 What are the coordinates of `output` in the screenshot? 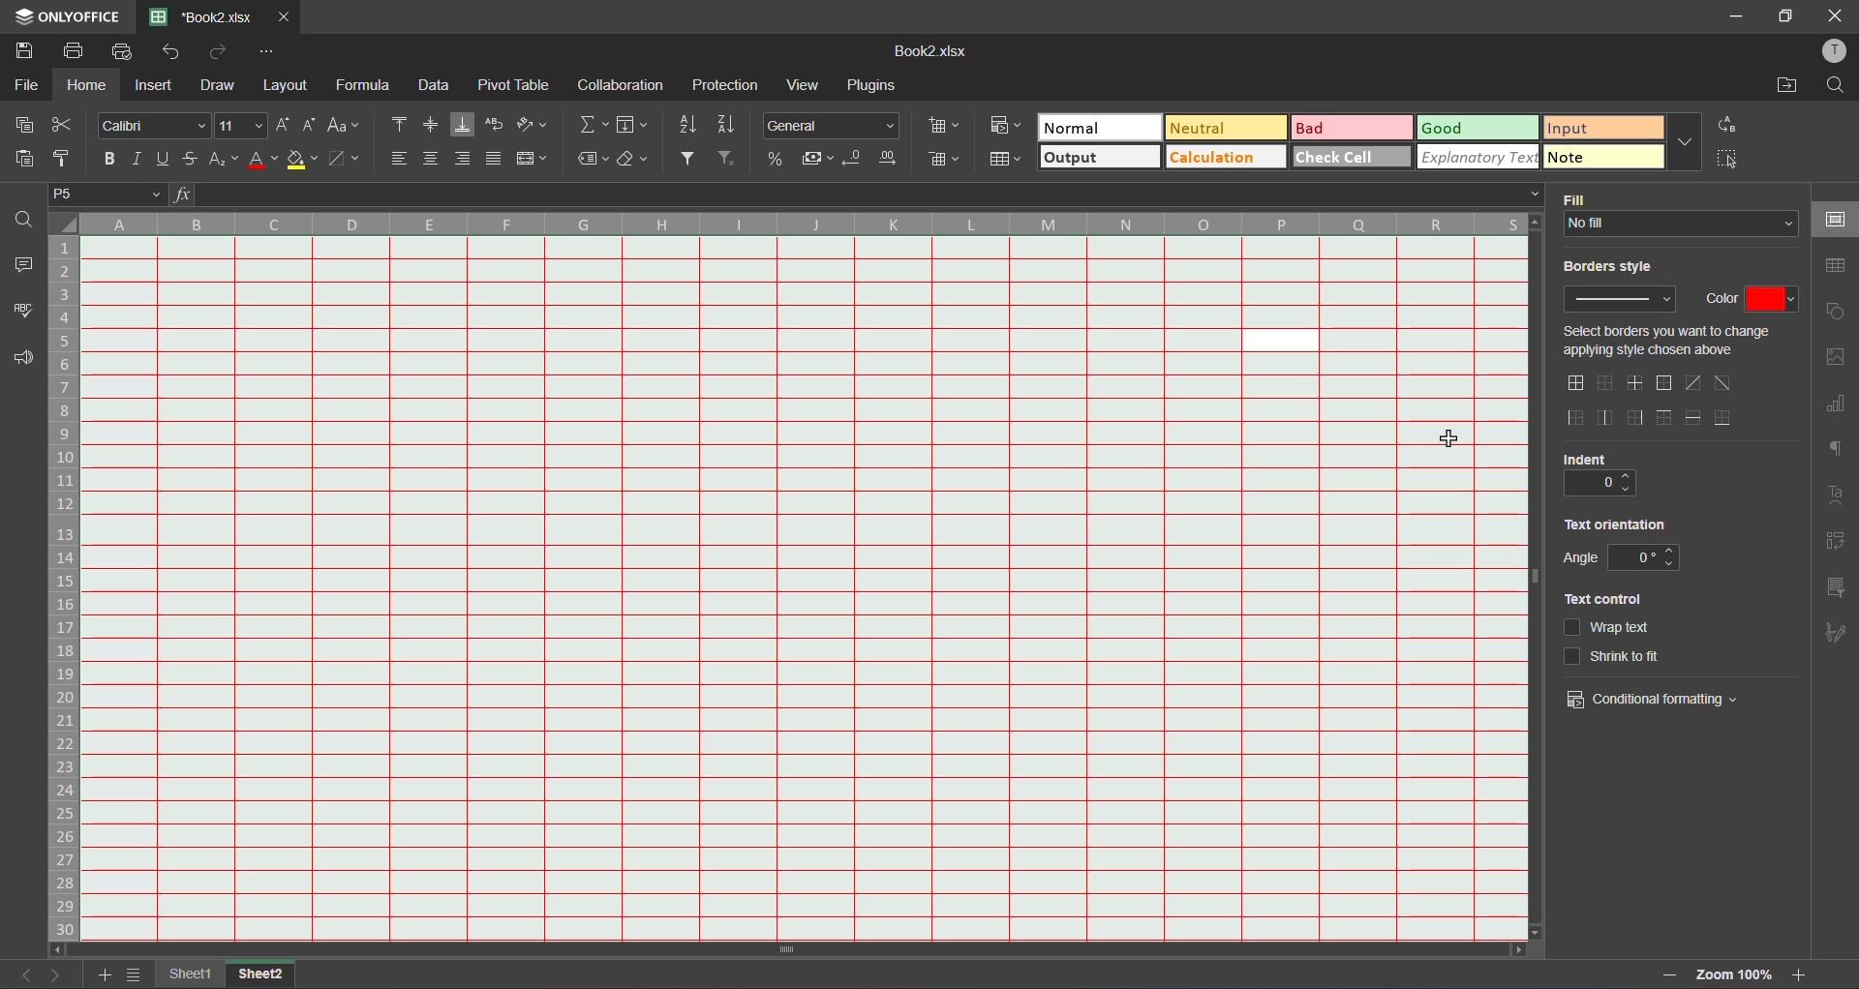 It's located at (1097, 159).